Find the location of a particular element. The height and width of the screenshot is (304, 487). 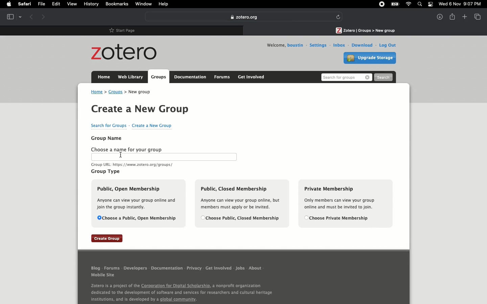

Search is located at coordinates (420, 4).